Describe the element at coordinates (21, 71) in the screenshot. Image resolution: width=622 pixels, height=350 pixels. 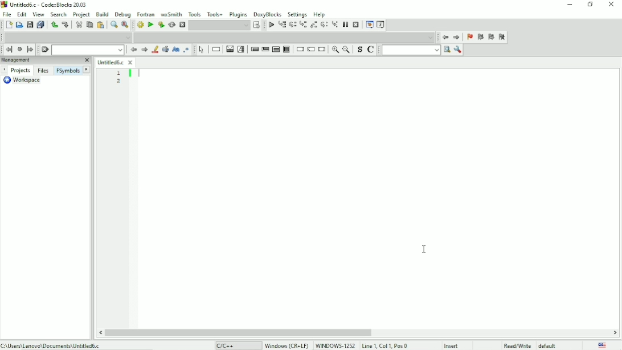
I see `Projects` at that location.